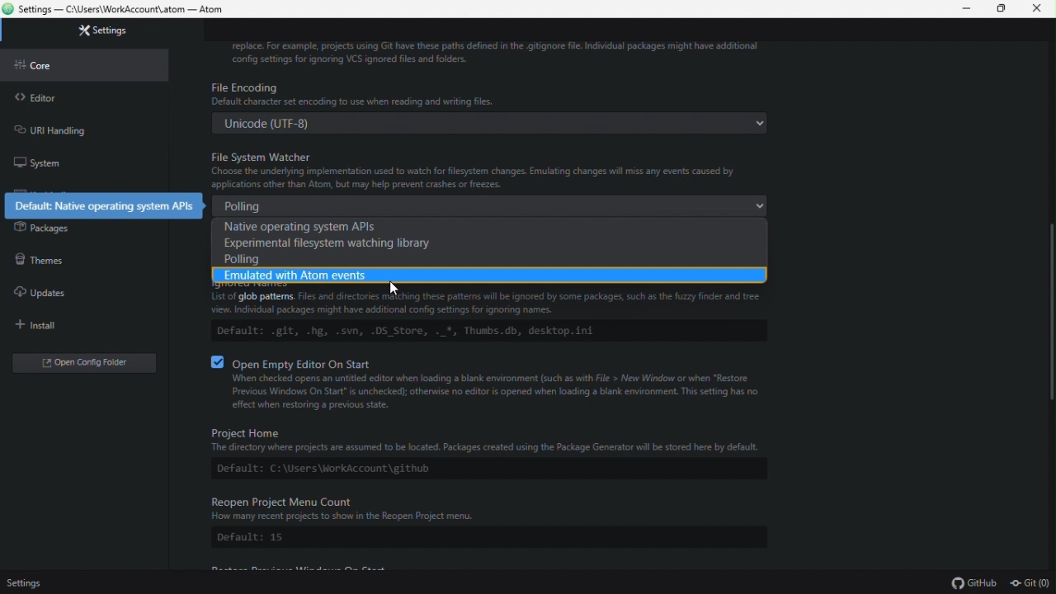 This screenshot has height=594, width=1056. What do you see at coordinates (76, 292) in the screenshot?
I see `Updates` at bounding box center [76, 292].